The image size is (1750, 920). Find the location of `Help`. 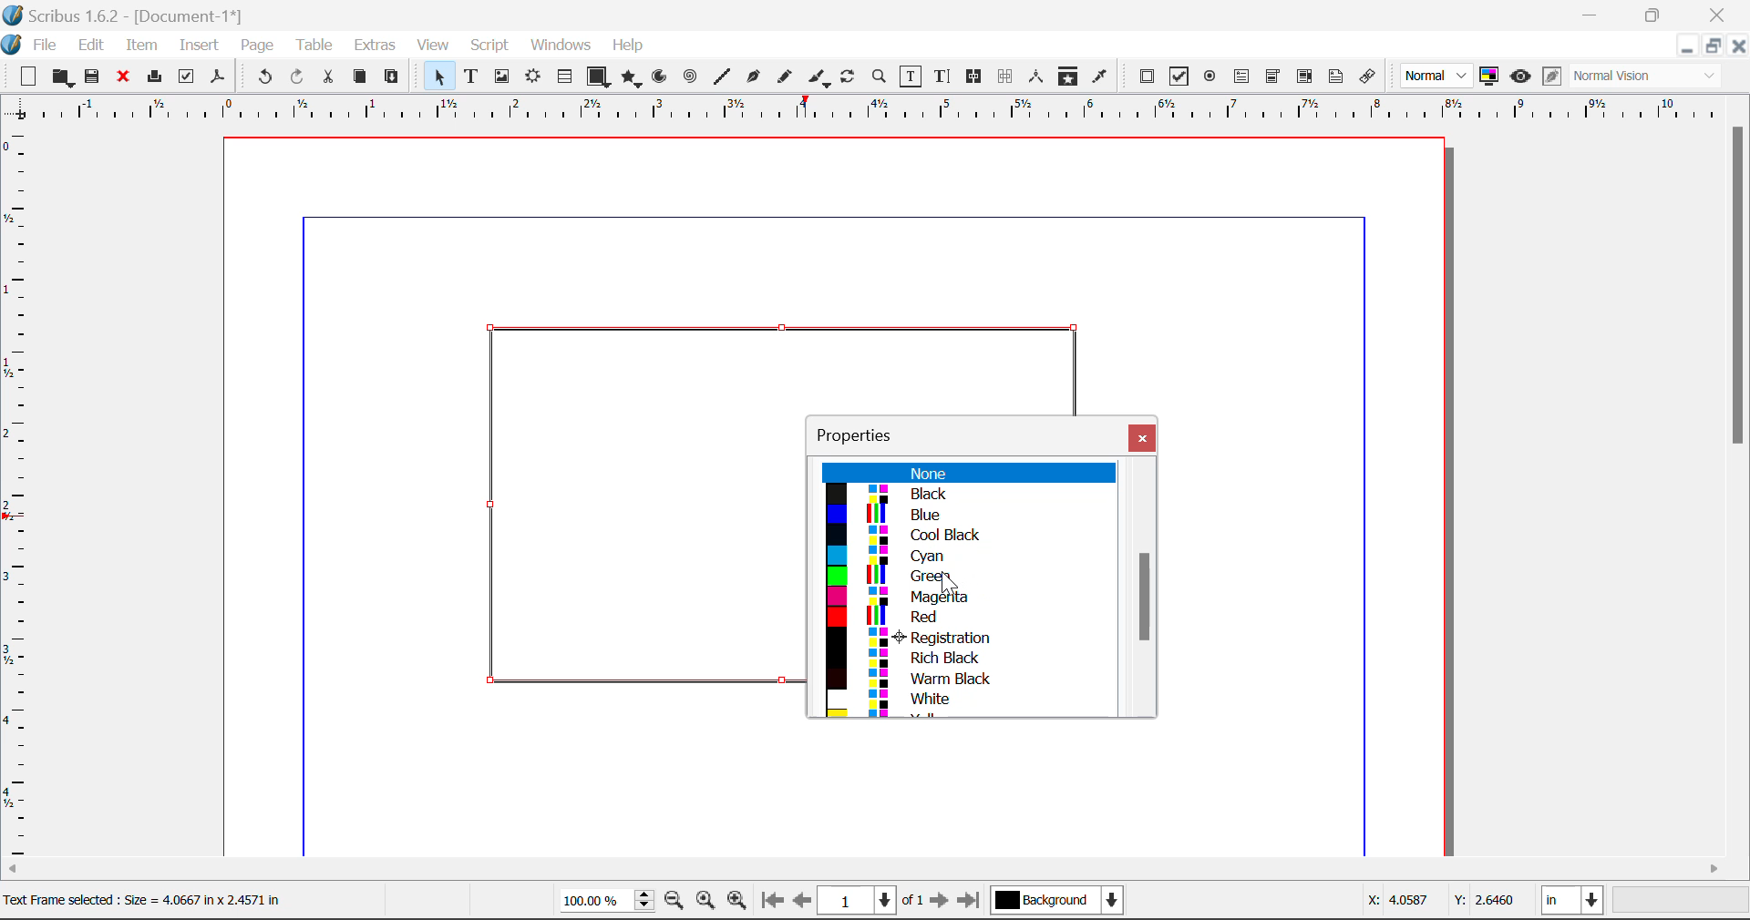

Help is located at coordinates (629, 46).